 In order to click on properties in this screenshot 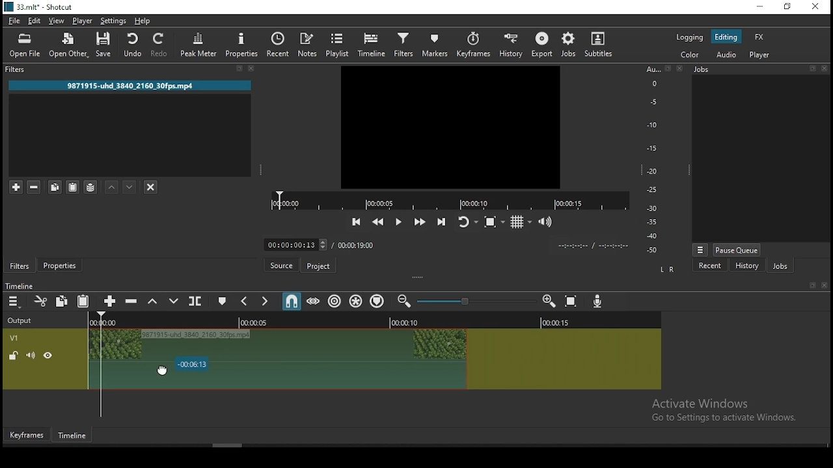, I will do `click(243, 45)`.